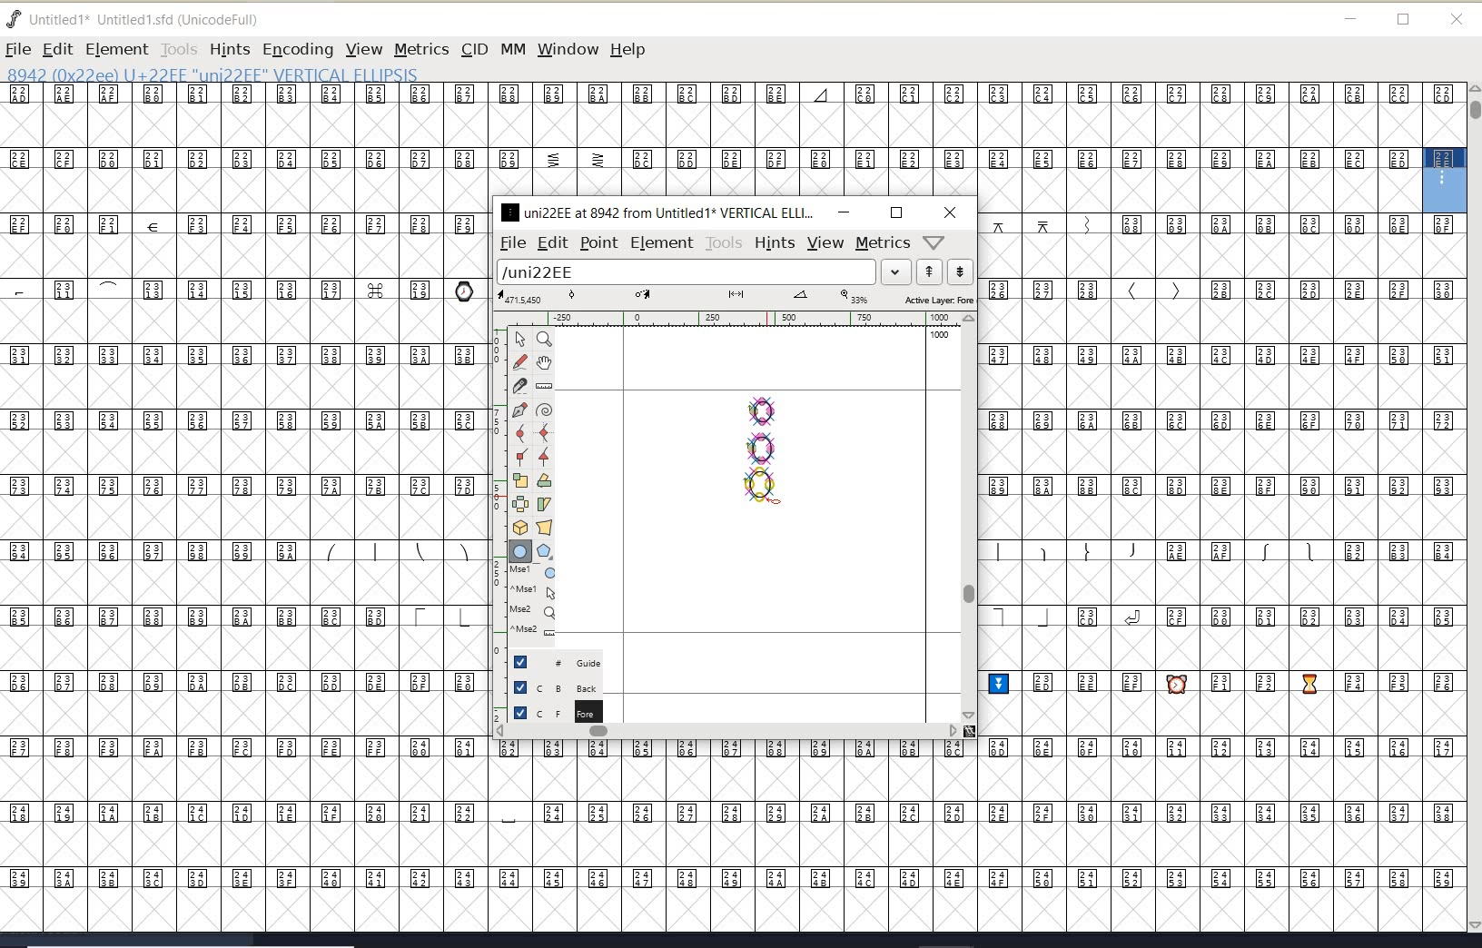  Describe the element at coordinates (1445, 180) in the screenshot. I see `glyph selected` at that location.